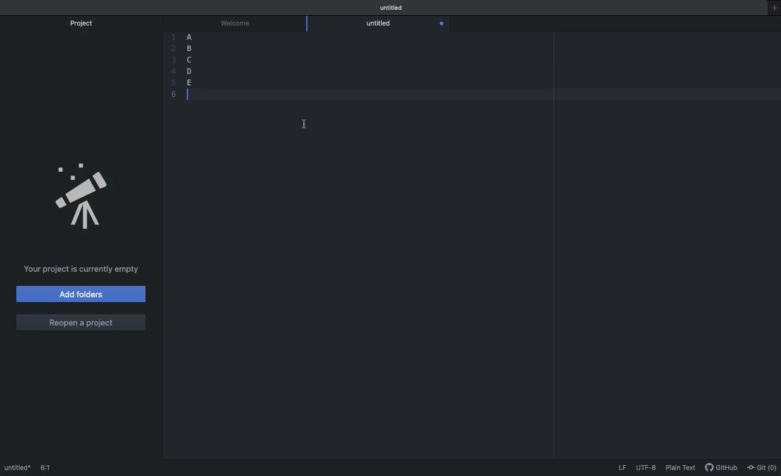 The width and height of the screenshot is (781, 476). What do you see at coordinates (81, 296) in the screenshot?
I see `Add folders |` at bounding box center [81, 296].